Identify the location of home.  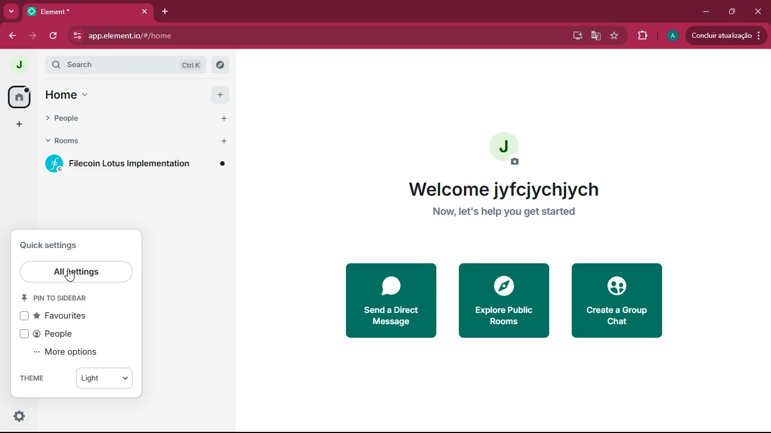
(122, 96).